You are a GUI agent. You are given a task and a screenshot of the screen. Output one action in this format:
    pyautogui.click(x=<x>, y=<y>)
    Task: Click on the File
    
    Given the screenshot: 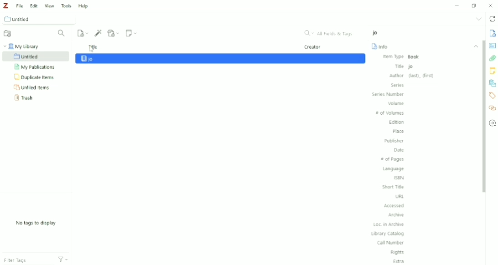 What is the action you would take?
    pyautogui.click(x=19, y=5)
    